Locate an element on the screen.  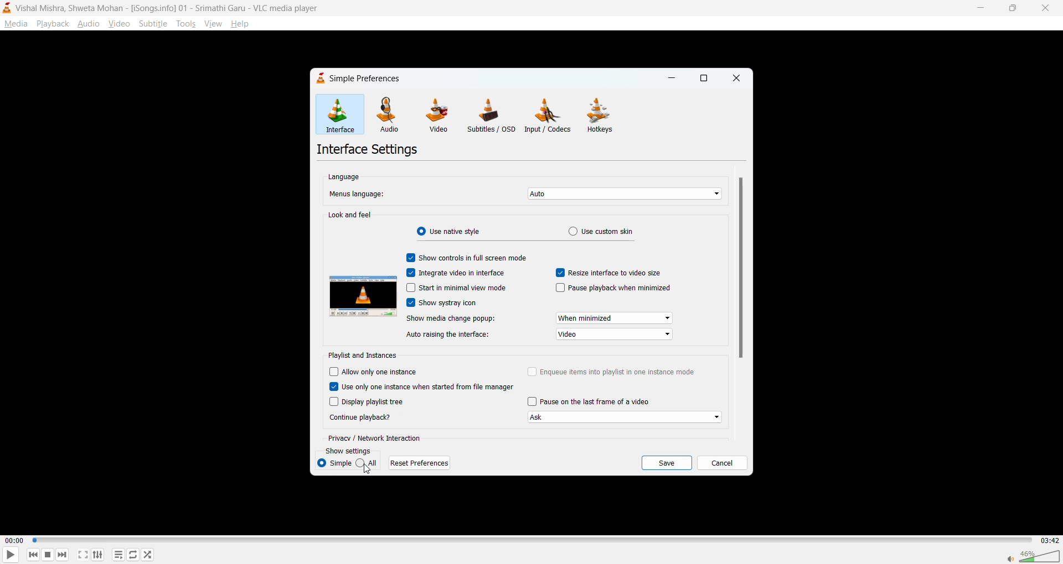
video is located at coordinates (120, 23).